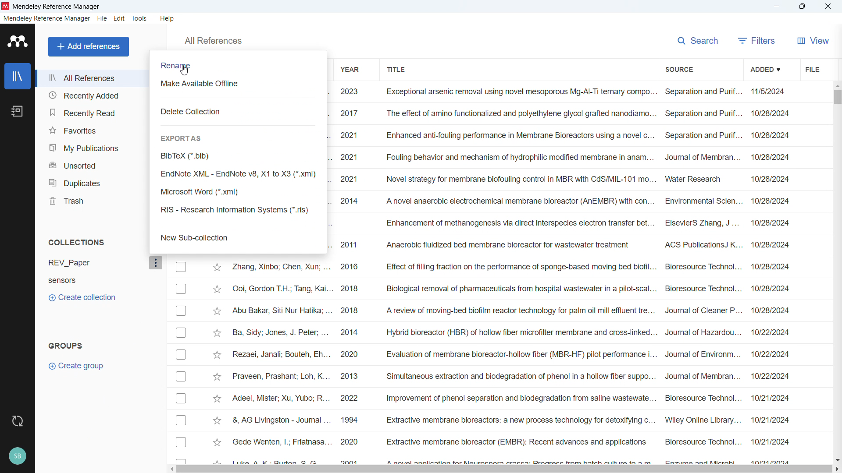 Image resolution: width=842 pixels, height=473 pixels. I want to click on Horizontal scrollbar , so click(505, 469).